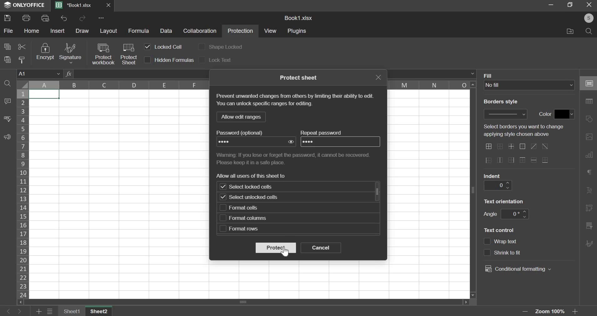 The height and width of the screenshot is (316, 597). I want to click on selected cell, so click(44, 94).